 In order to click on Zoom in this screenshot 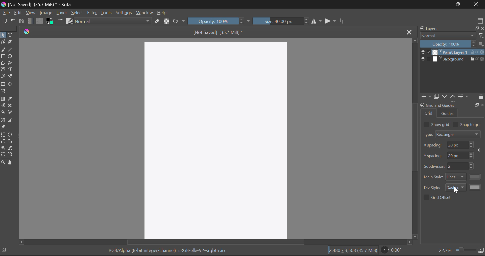, I will do `click(3, 163)`.